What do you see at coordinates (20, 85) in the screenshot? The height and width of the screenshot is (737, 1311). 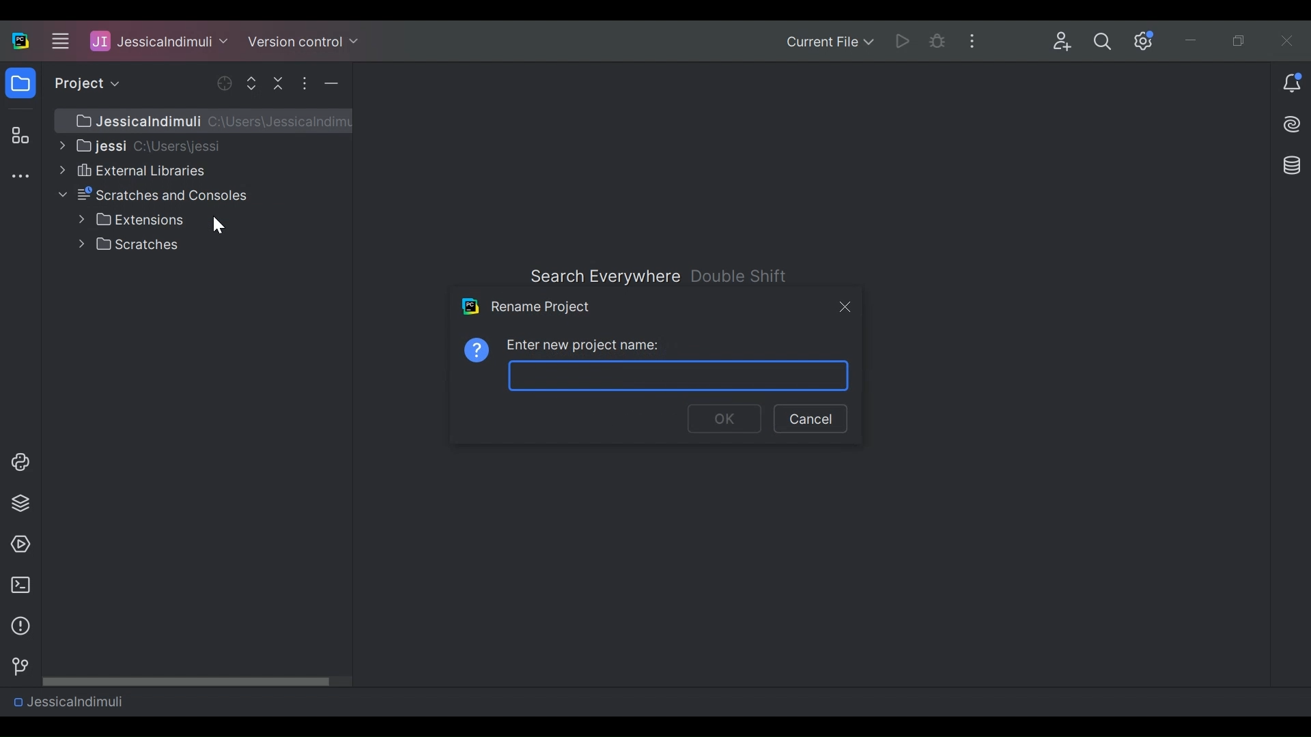 I see `folder` at bounding box center [20, 85].